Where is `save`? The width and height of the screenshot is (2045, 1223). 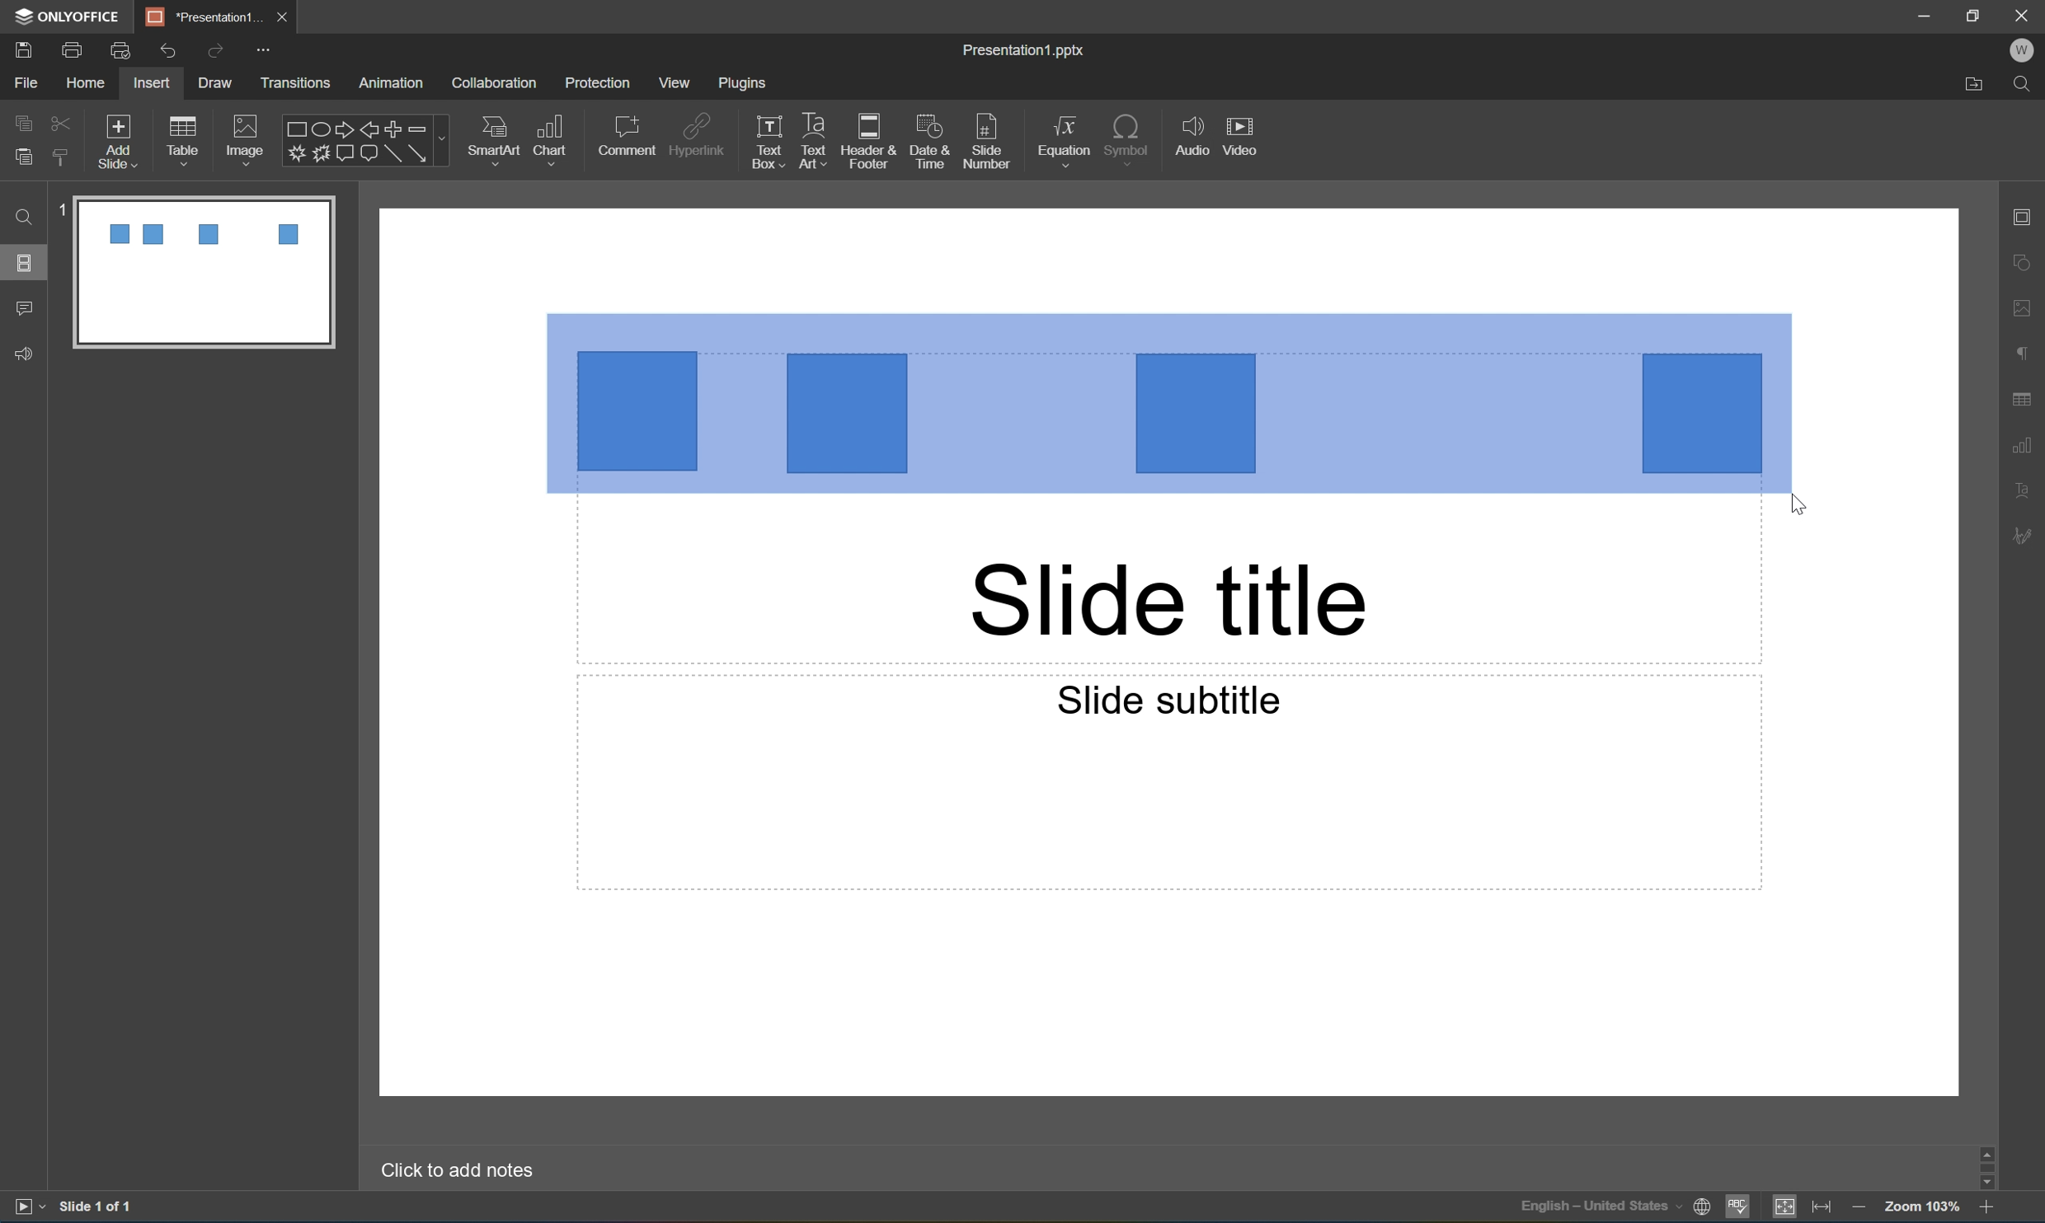
save is located at coordinates (21, 48).